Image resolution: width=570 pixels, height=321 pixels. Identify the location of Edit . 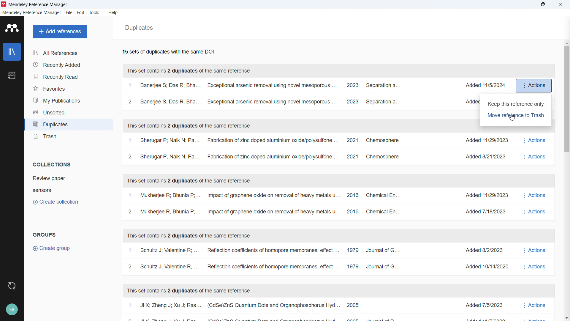
(81, 12).